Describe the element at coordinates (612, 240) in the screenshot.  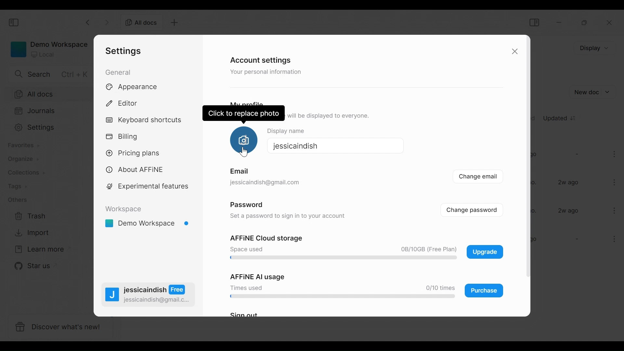
I see `more options` at that location.